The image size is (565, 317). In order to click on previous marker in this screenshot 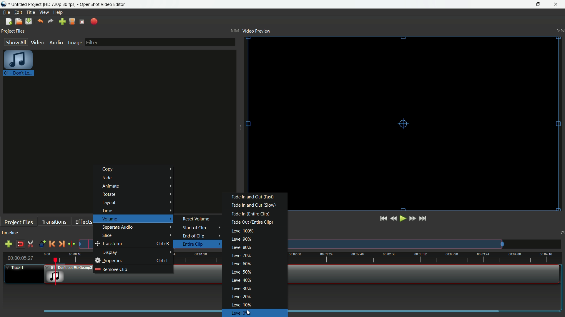, I will do `click(52, 244)`.